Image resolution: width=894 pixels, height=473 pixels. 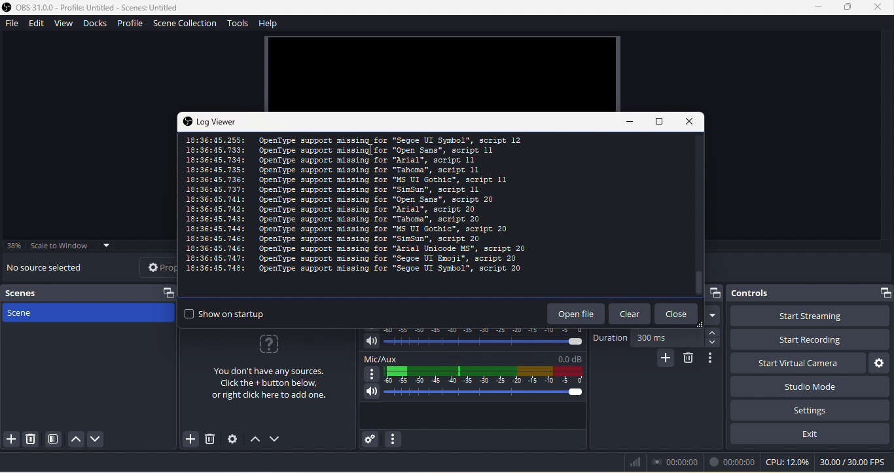 What do you see at coordinates (187, 440) in the screenshot?
I see `add source` at bounding box center [187, 440].